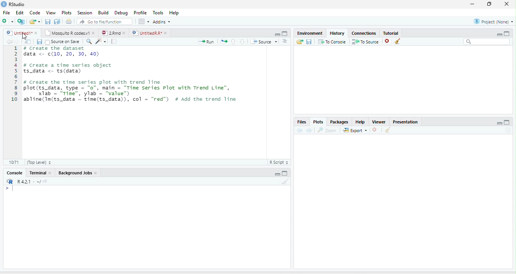 The height and width of the screenshot is (274, 516). What do you see at coordinates (339, 122) in the screenshot?
I see `Packages` at bounding box center [339, 122].